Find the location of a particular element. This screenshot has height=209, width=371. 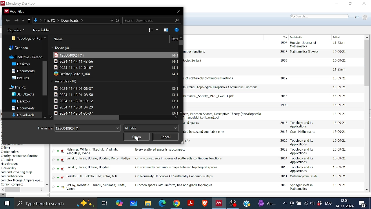

keyword is located at coordinates (9, 160).